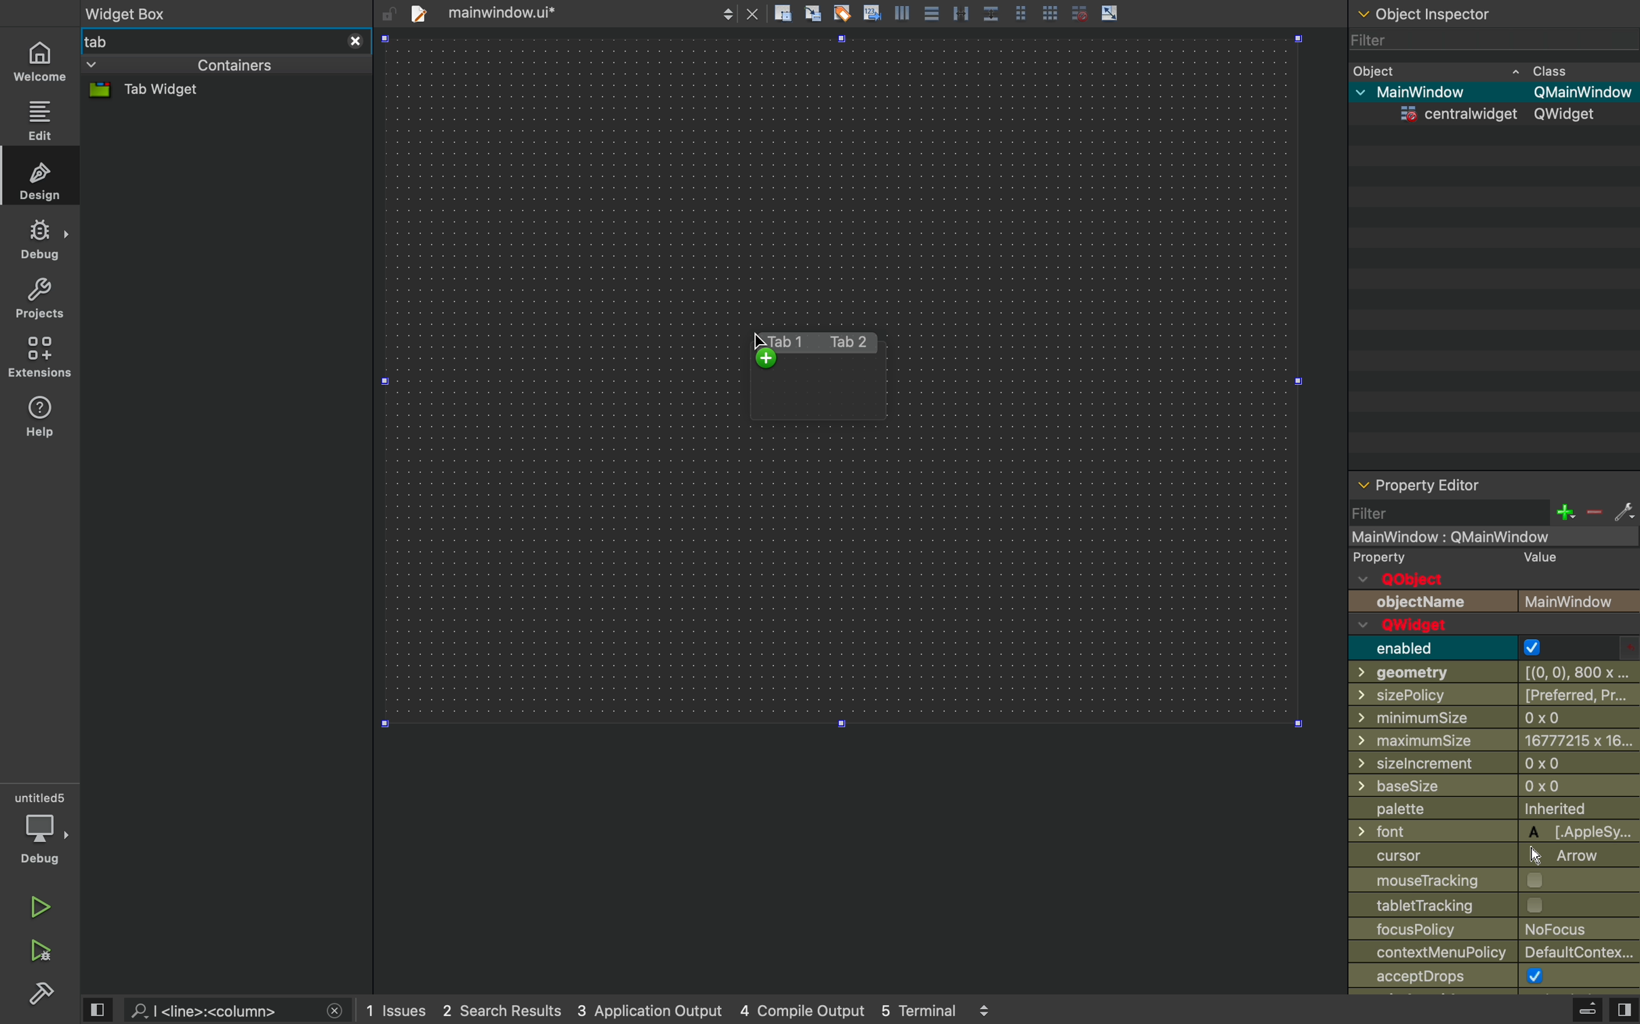  Describe the element at coordinates (43, 299) in the screenshot. I see `projects` at that location.